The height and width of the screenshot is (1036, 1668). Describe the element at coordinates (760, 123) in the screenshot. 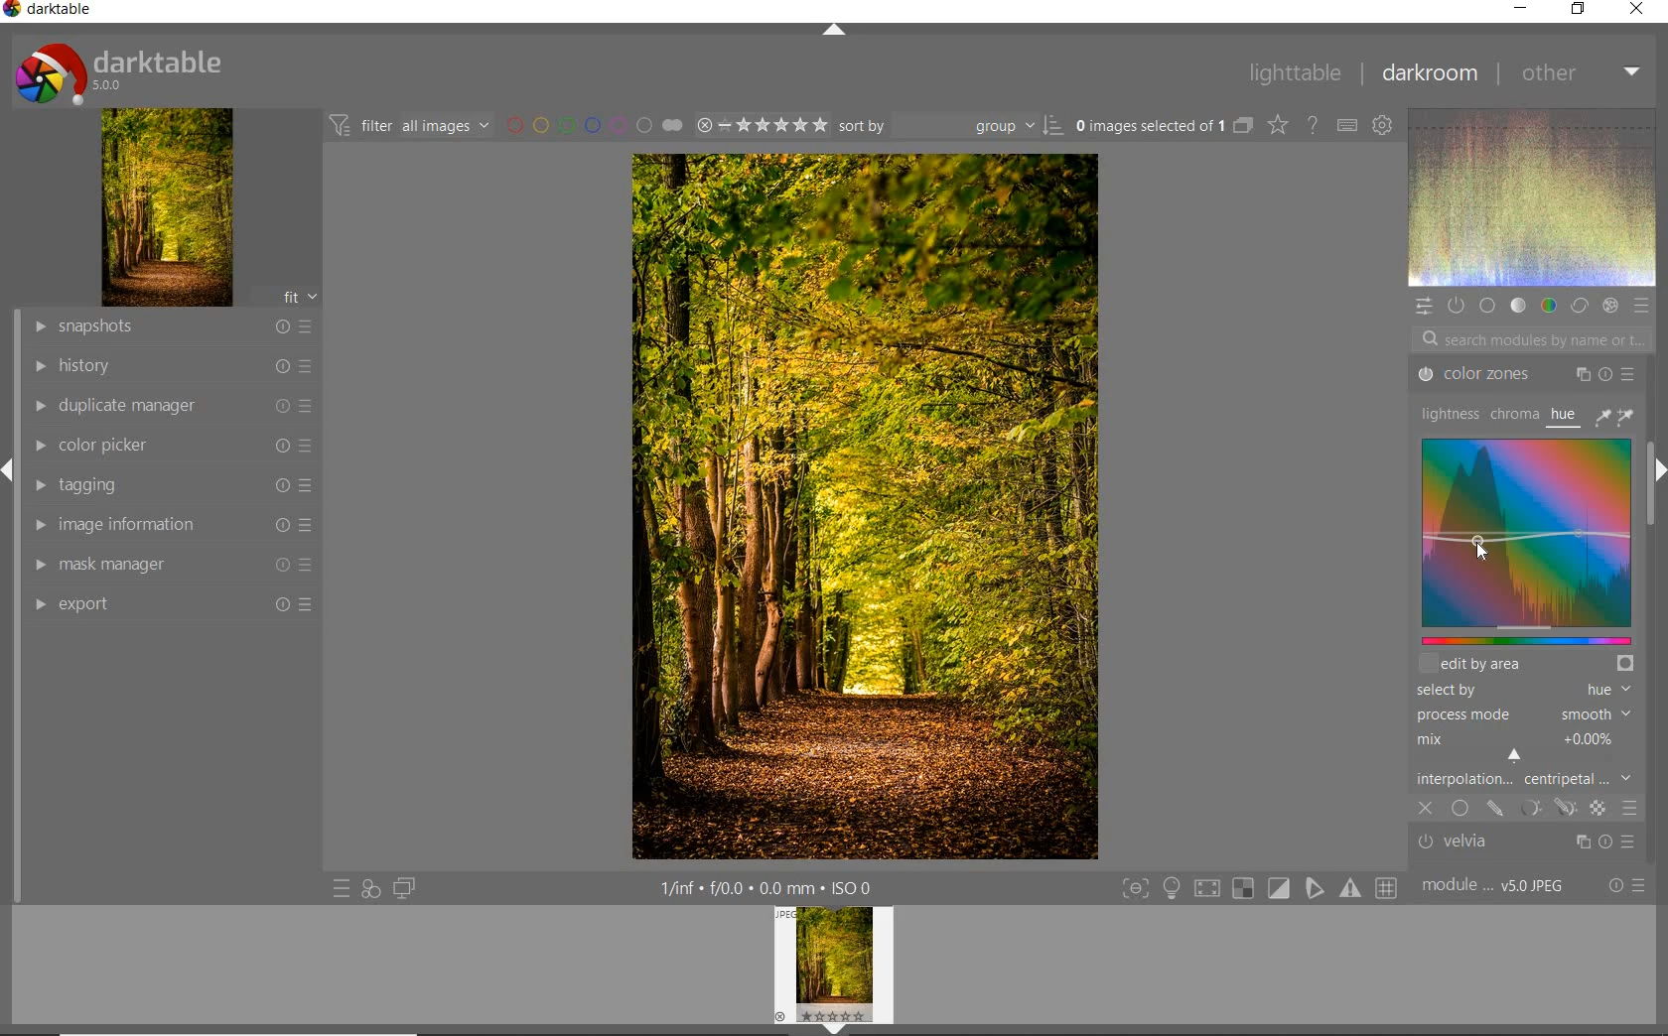

I see `SELECTED IMAGE RANGE RATING` at that location.